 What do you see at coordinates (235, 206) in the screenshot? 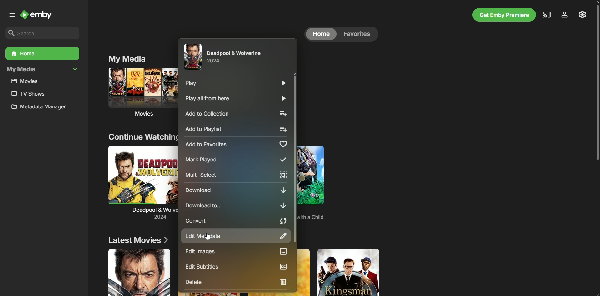
I see `Download to` at bounding box center [235, 206].